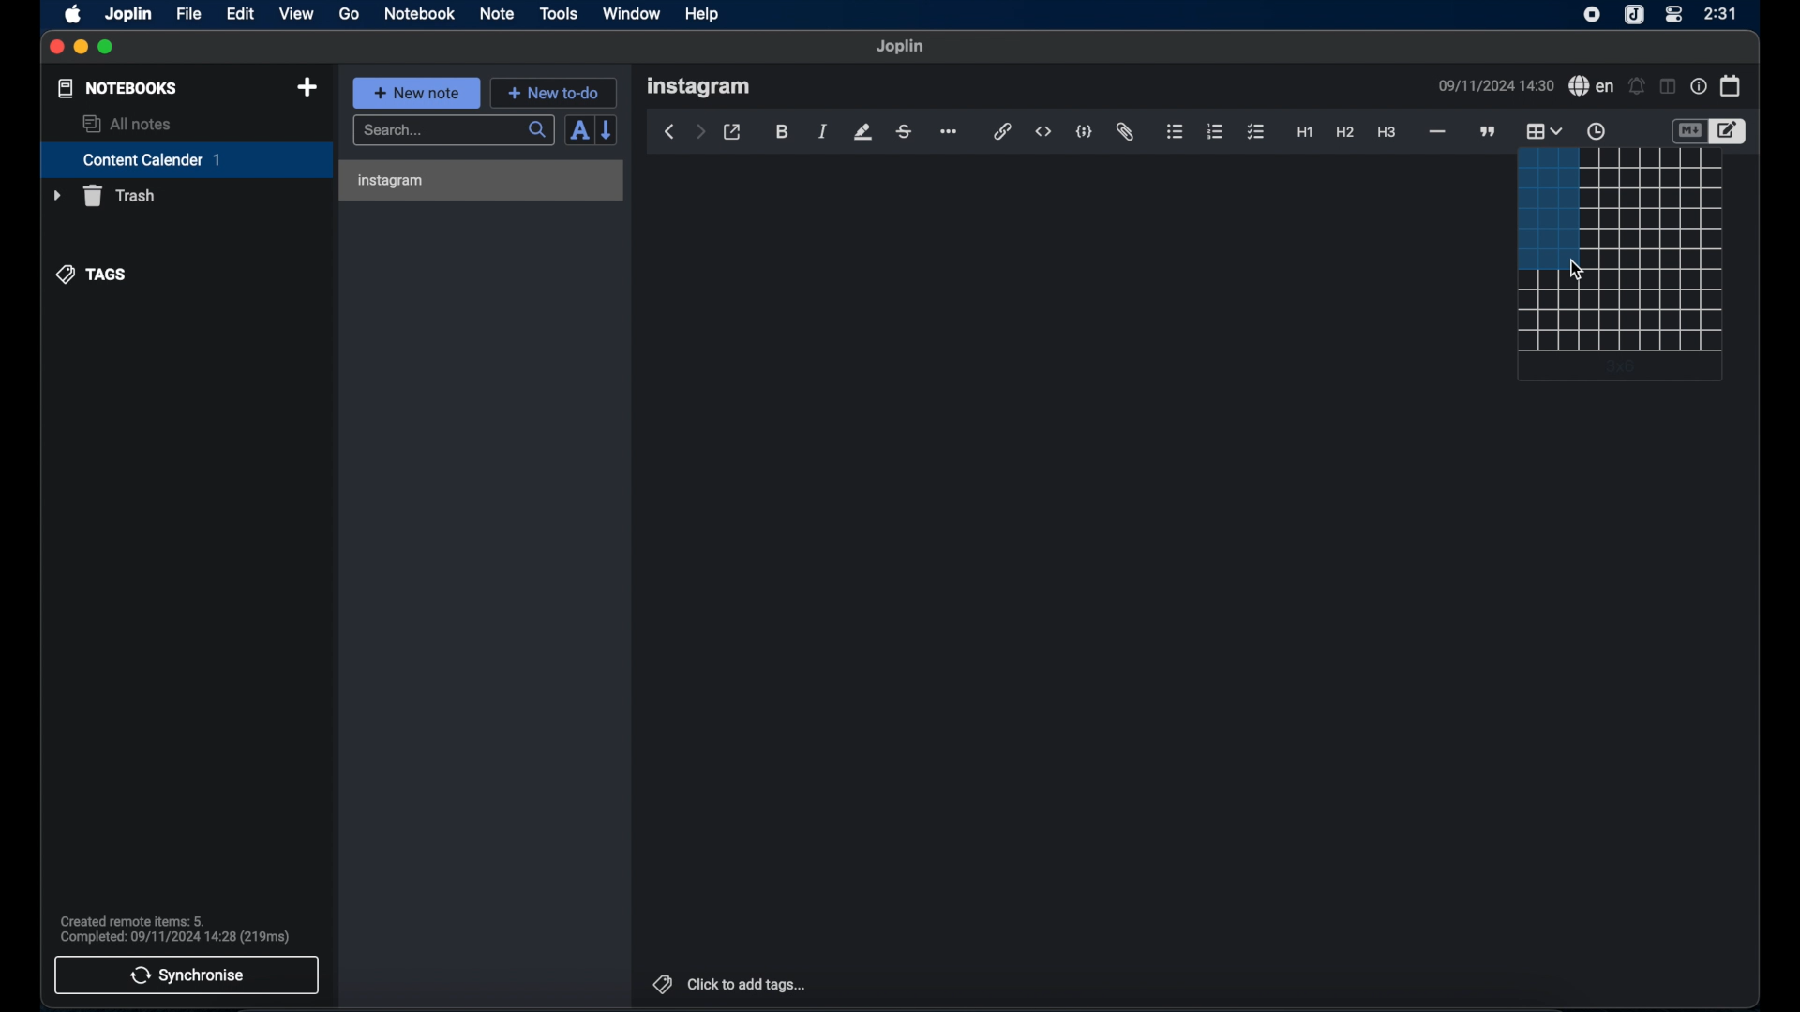  What do you see at coordinates (578, 131) in the screenshot?
I see `toggle sort order field` at bounding box center [578, 131].